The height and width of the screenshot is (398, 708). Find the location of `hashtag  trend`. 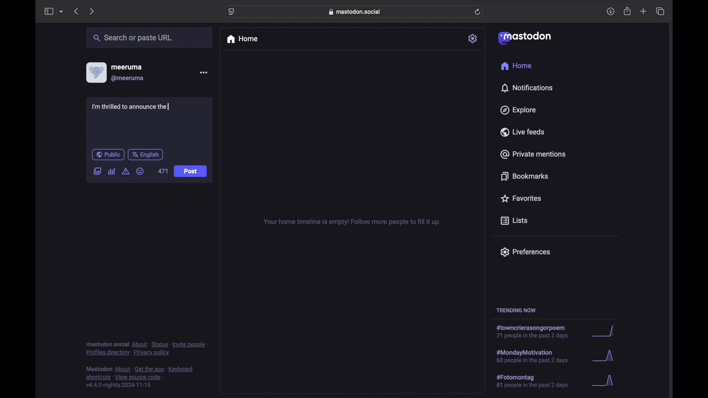

hashtag  trend is located at coordinates (539, 356).